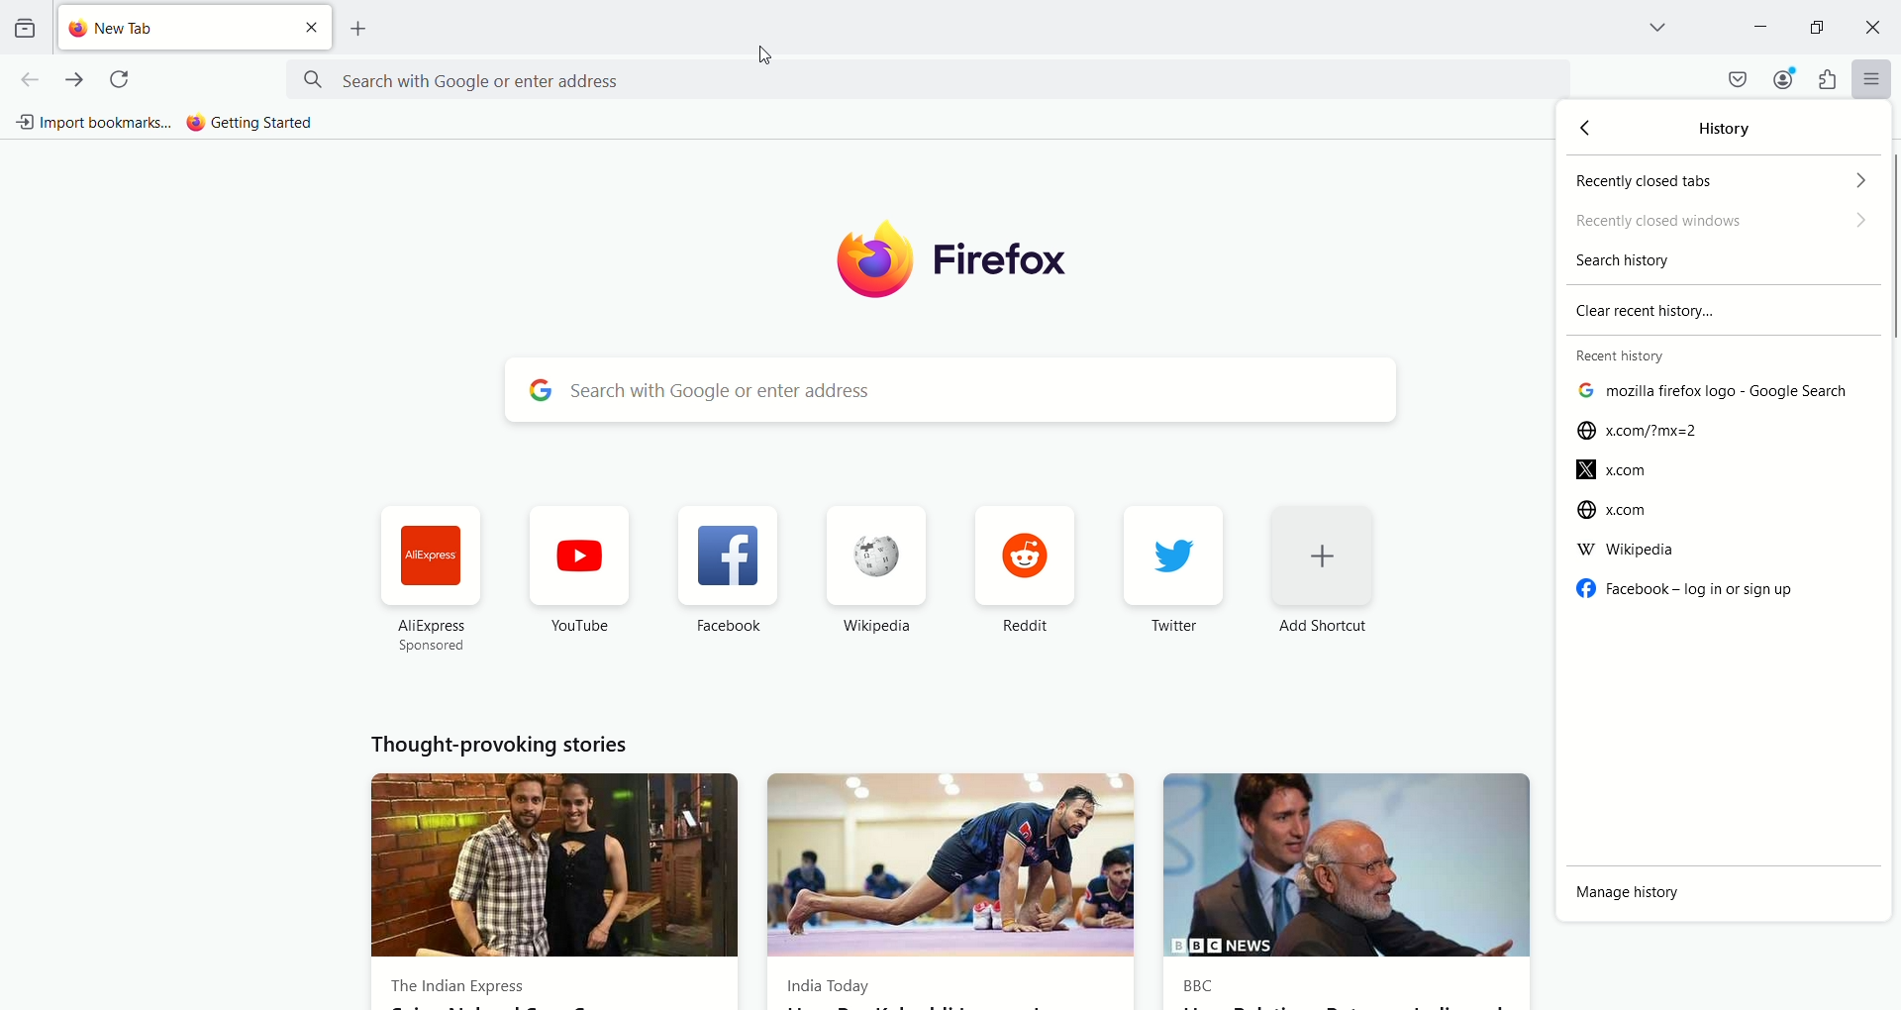 The height and width of the screenshot is (1010, 1901). I want to click on x.com/?mx=2, so click(1637, 430).